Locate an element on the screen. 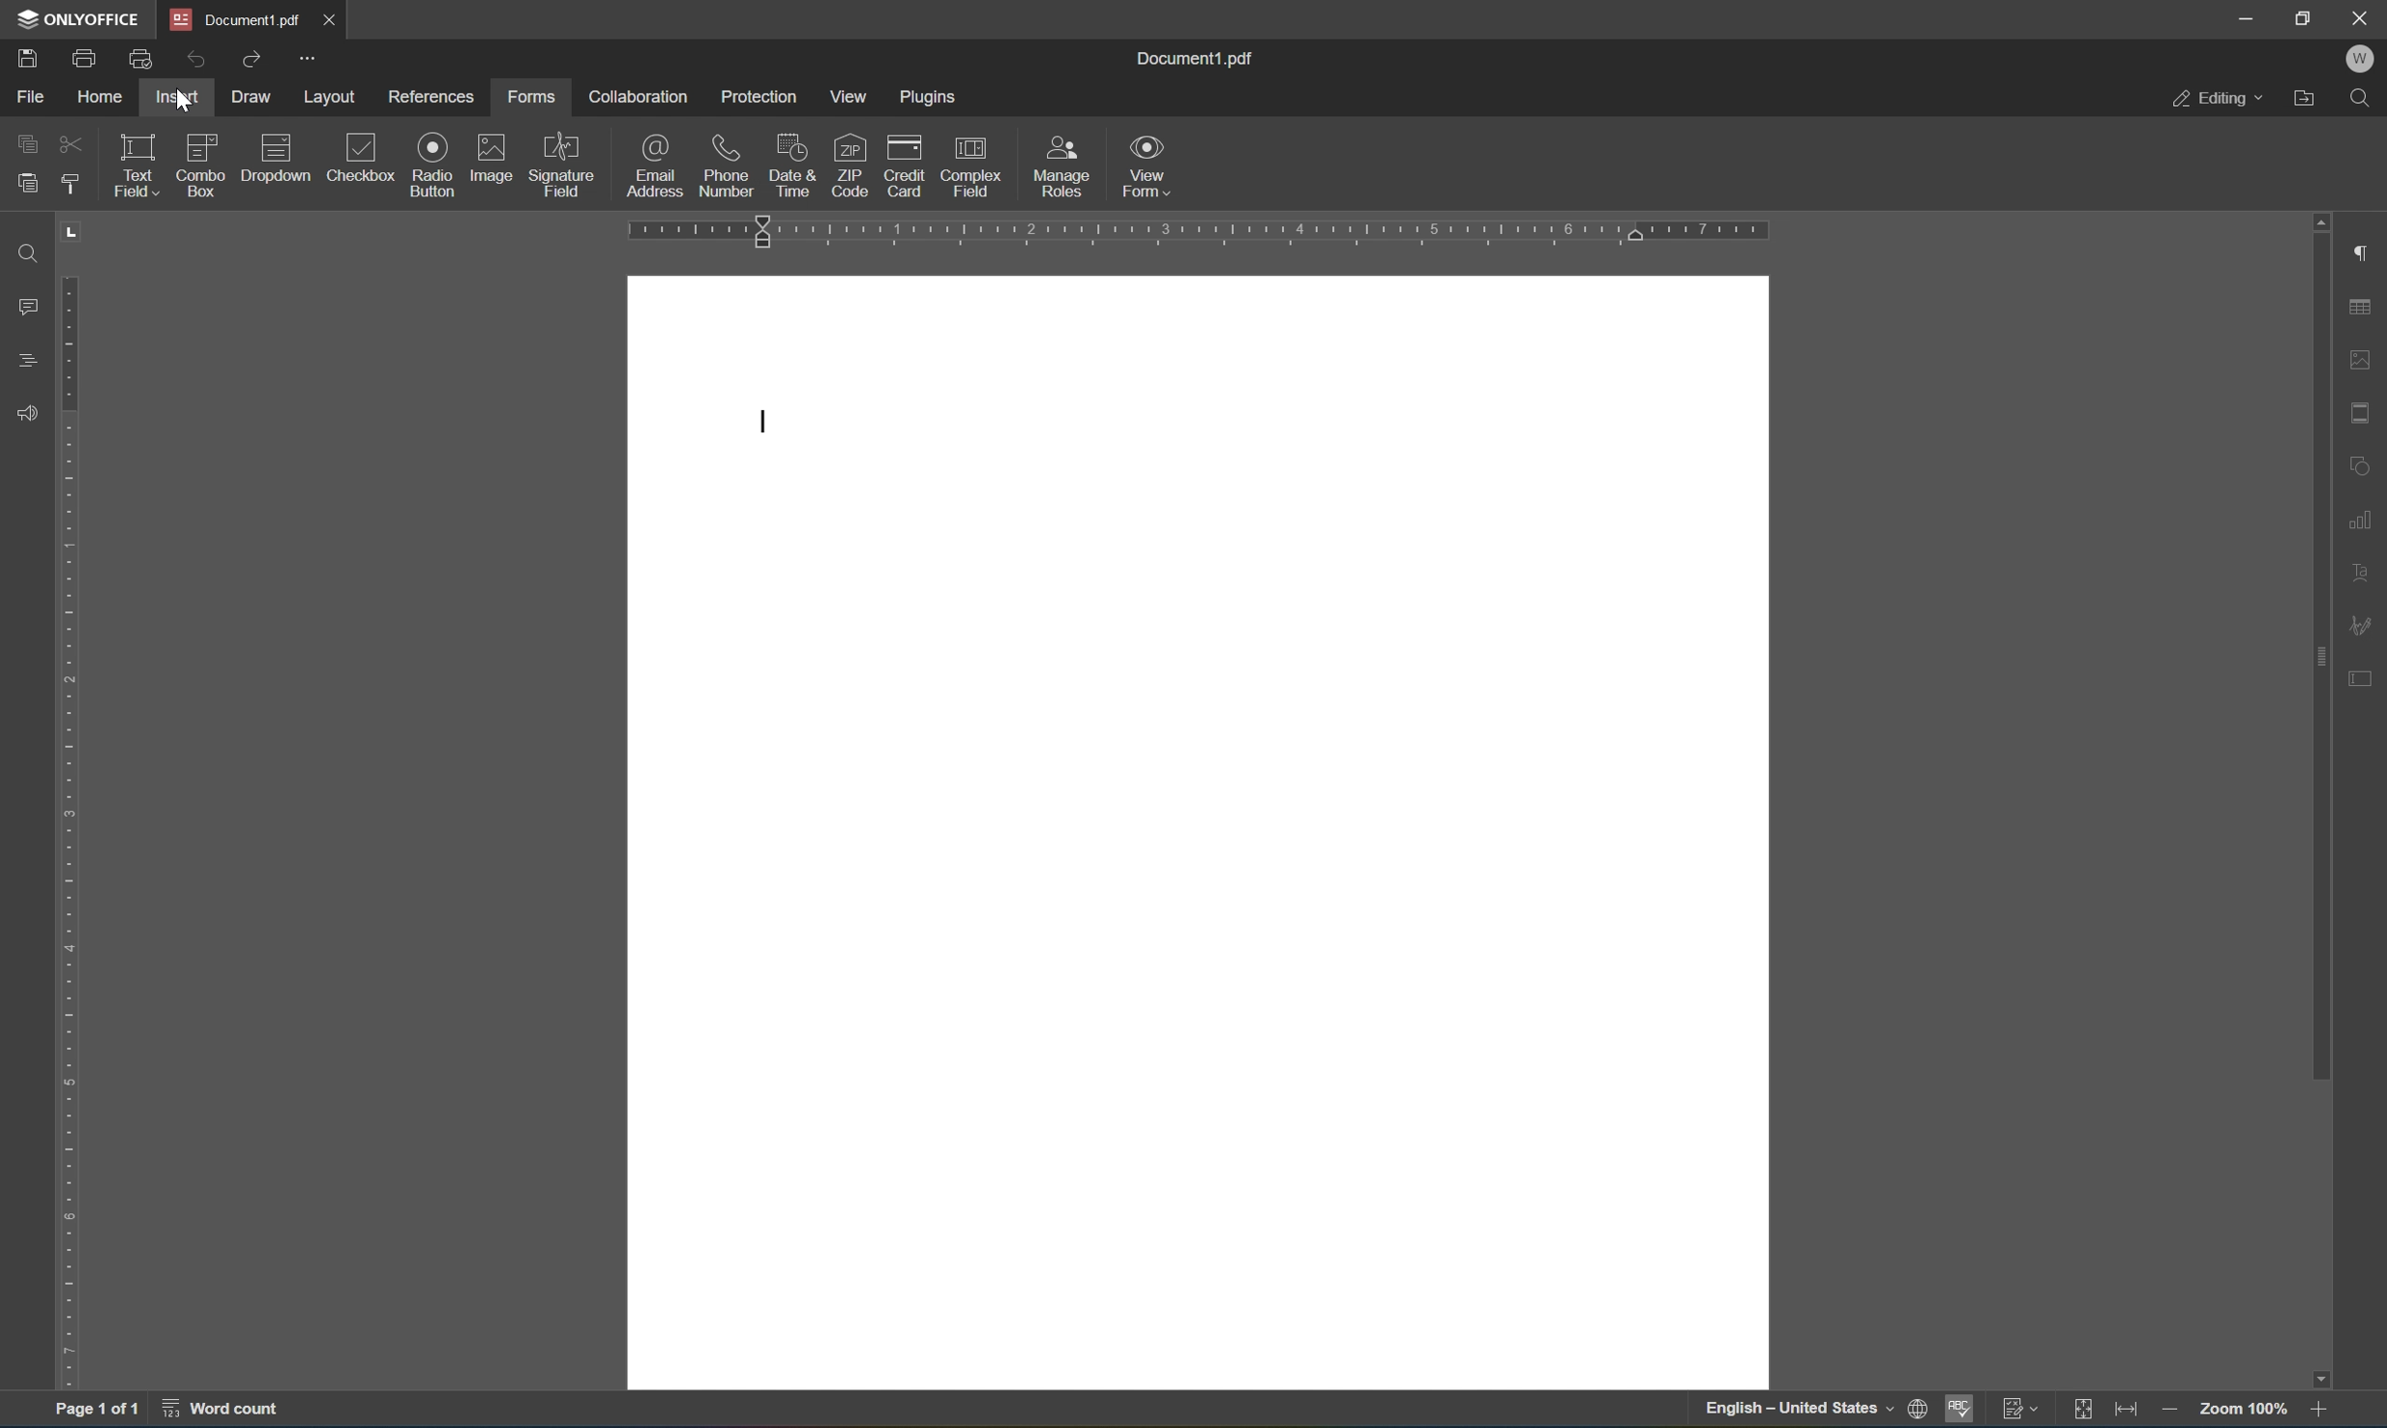  zoom in is located at coordinates (2174, 1412).